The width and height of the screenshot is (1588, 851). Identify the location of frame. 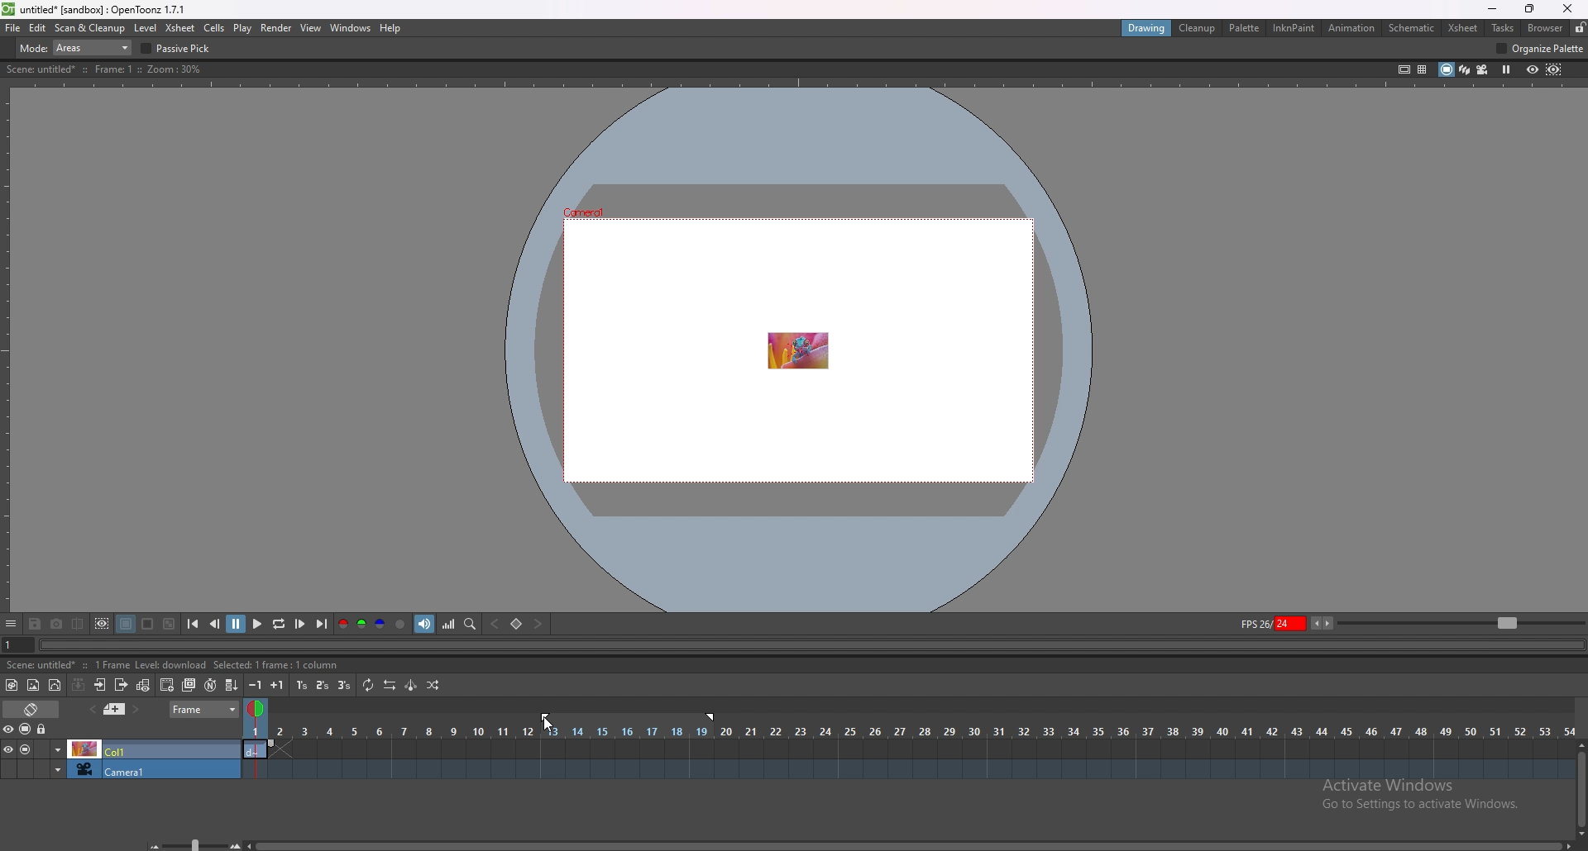
(204, 709).